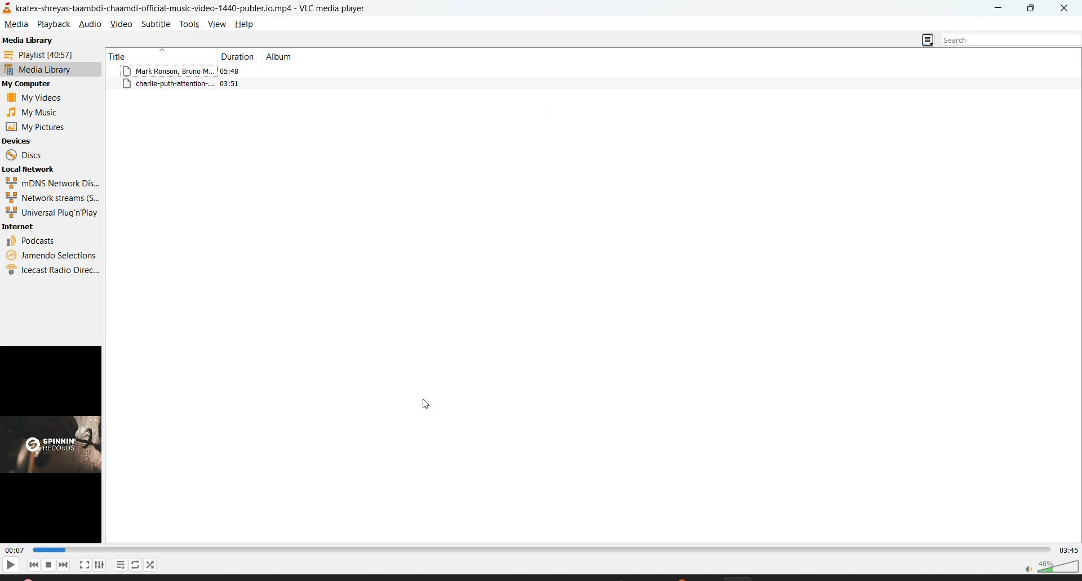 This screenshot has width=1082, height=581. Describe the element at coordinates (50, 257) in the screenshot. I see `jamendo selections` at that location.